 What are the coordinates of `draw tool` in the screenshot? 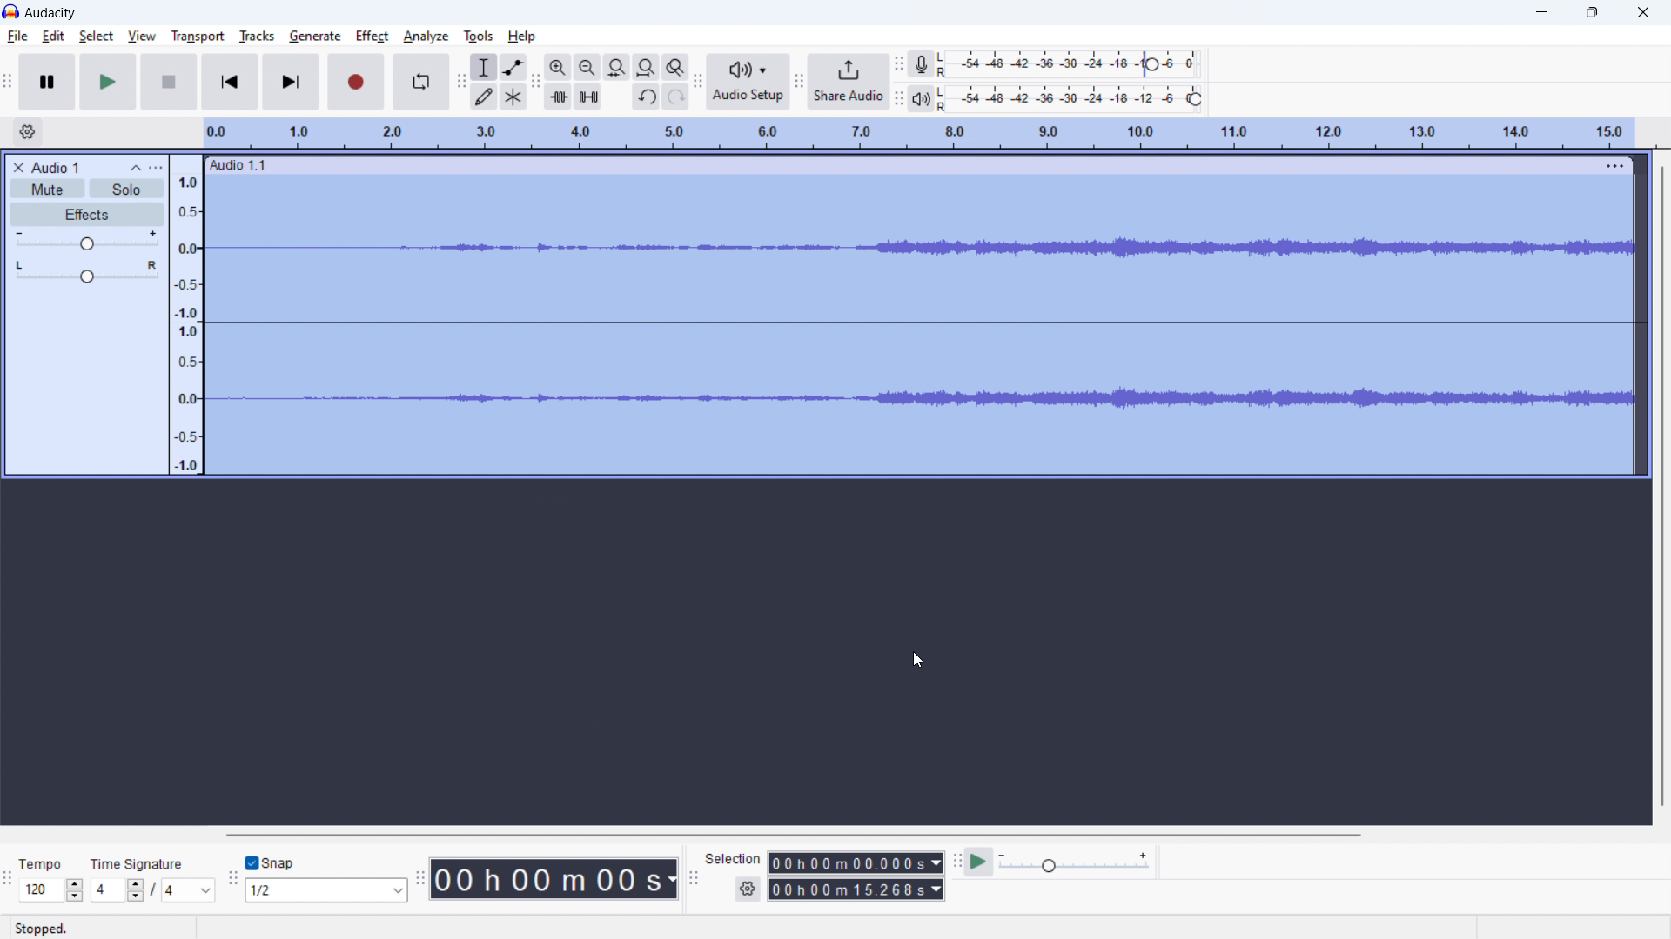 It's located at (484, 96).